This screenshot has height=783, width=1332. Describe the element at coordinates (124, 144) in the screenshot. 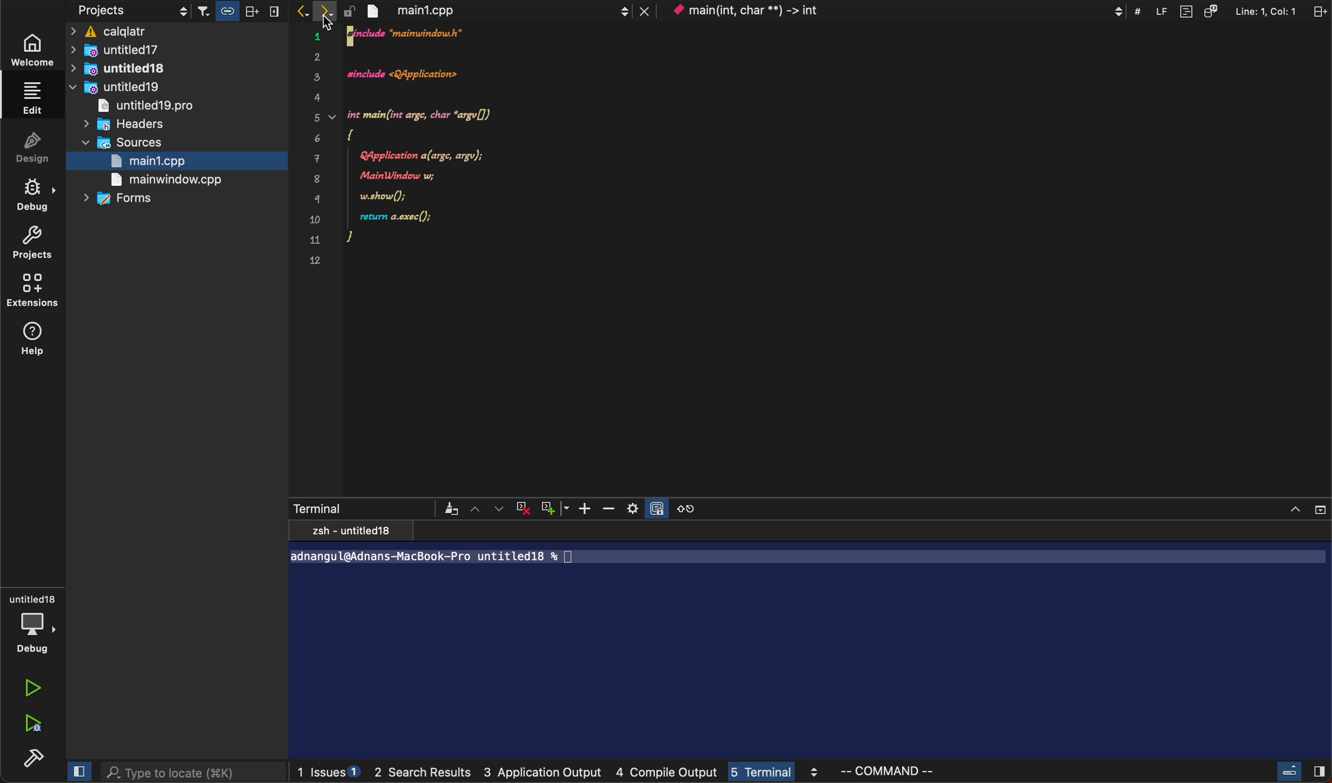

I see `sources` at that location.